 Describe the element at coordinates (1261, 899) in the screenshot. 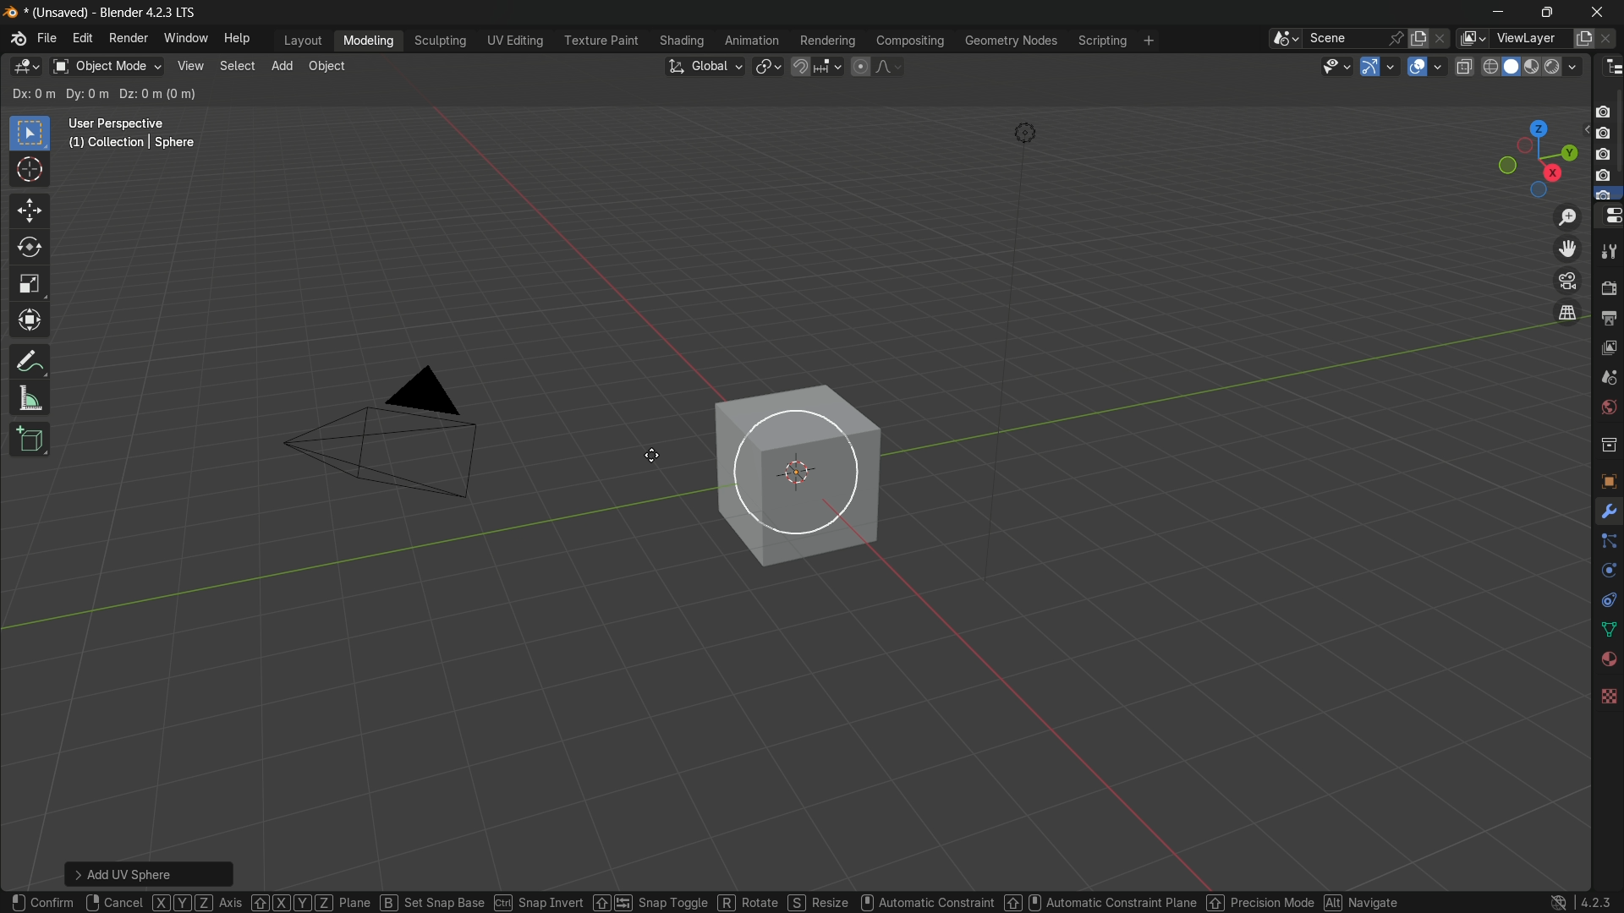

I see `Precision Mode` at that location.